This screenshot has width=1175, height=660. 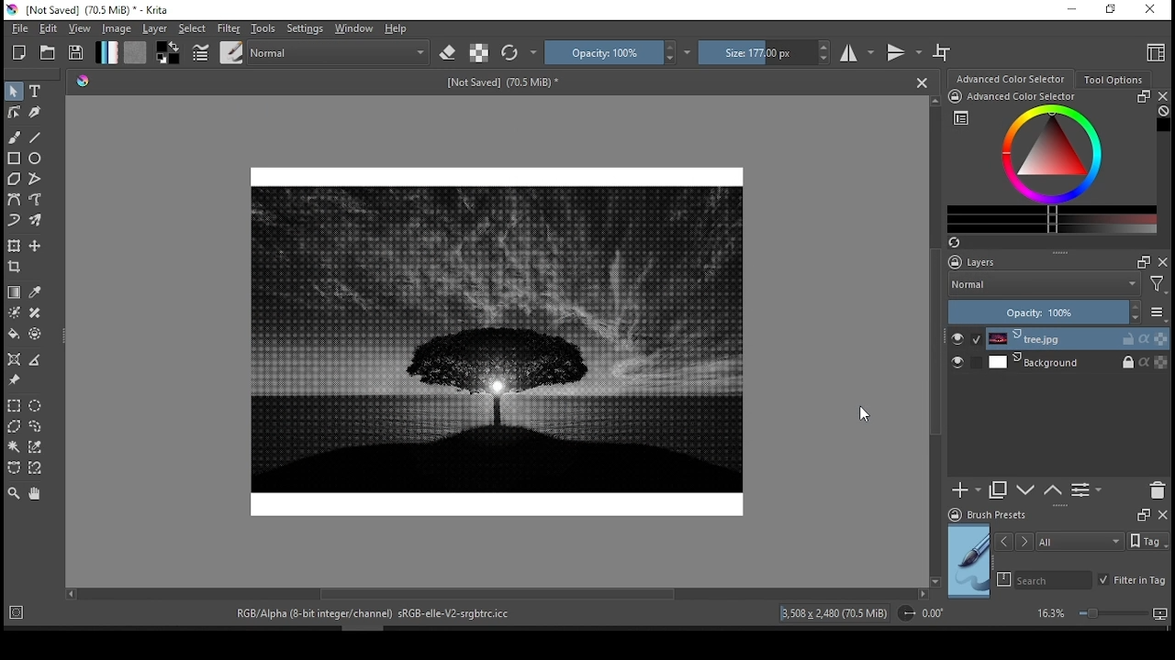 What do you see at coordinates (77, 52) in the screenshot?
I see `save` at bounding box center [77, 52].